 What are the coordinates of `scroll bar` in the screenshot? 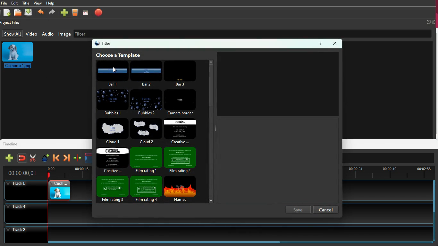 It's located at (211, 131).